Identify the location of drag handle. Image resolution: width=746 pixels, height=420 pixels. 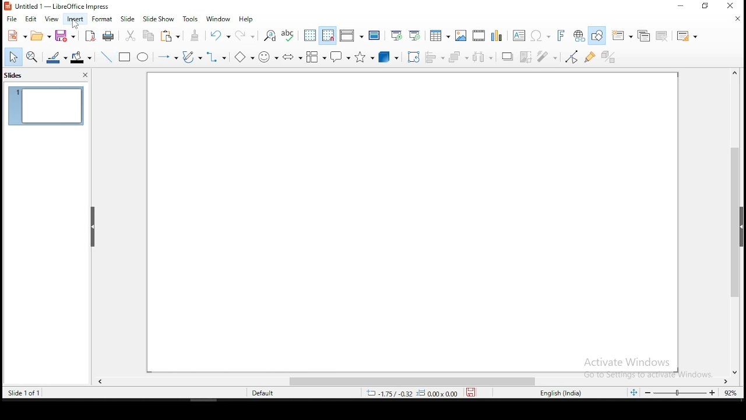
(93, 228).